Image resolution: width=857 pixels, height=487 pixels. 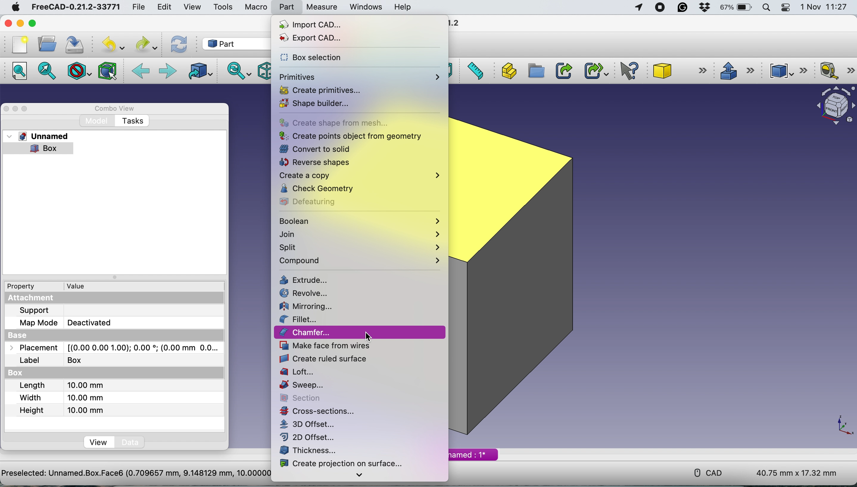 What do you see at coordinates (346, 123) in the screenshot?
I see `create shape from mesh` at bounding box center [346, 123].